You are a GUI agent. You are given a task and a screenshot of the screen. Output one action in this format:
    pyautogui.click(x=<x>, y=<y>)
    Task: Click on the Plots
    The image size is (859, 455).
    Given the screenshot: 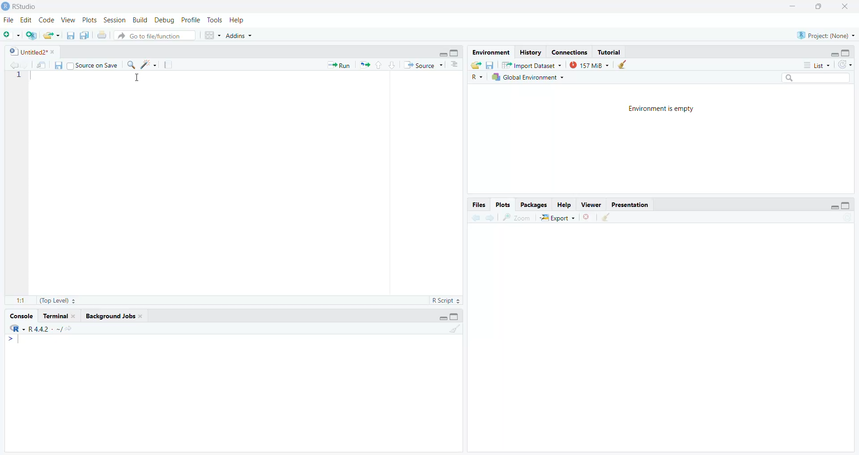 What is the action you would take?
    pyautogui.click(x=503, y=204)
    